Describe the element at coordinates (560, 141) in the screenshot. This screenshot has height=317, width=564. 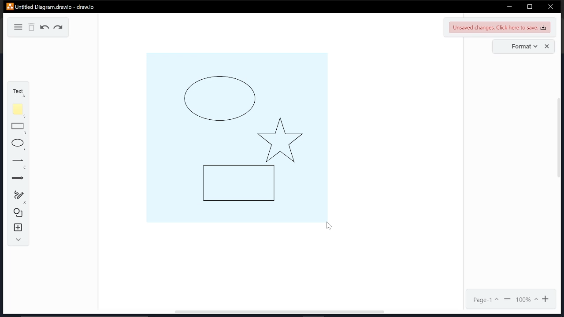
I see `vertical scrollbar` at that location.